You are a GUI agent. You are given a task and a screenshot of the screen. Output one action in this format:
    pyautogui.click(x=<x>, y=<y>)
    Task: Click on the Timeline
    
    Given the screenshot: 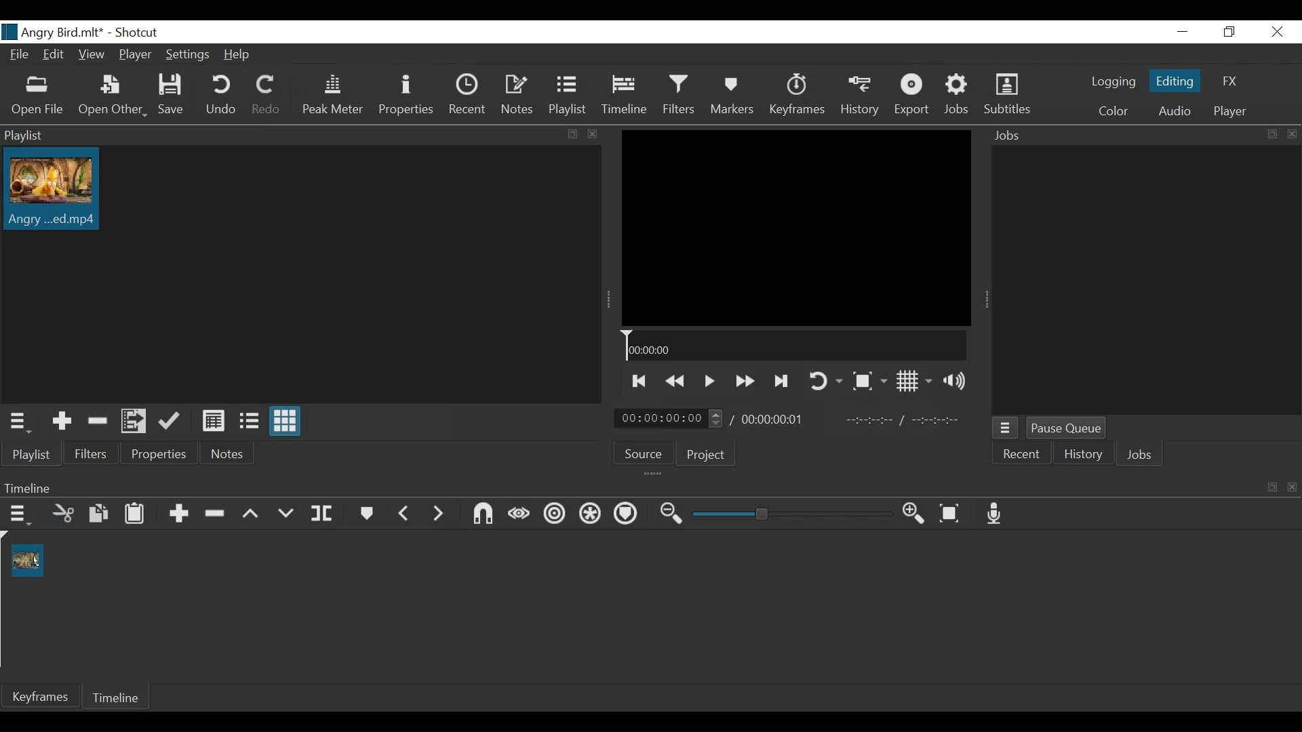 What is the action you would take?
    pyautogui.click(x=795, y=345)
    